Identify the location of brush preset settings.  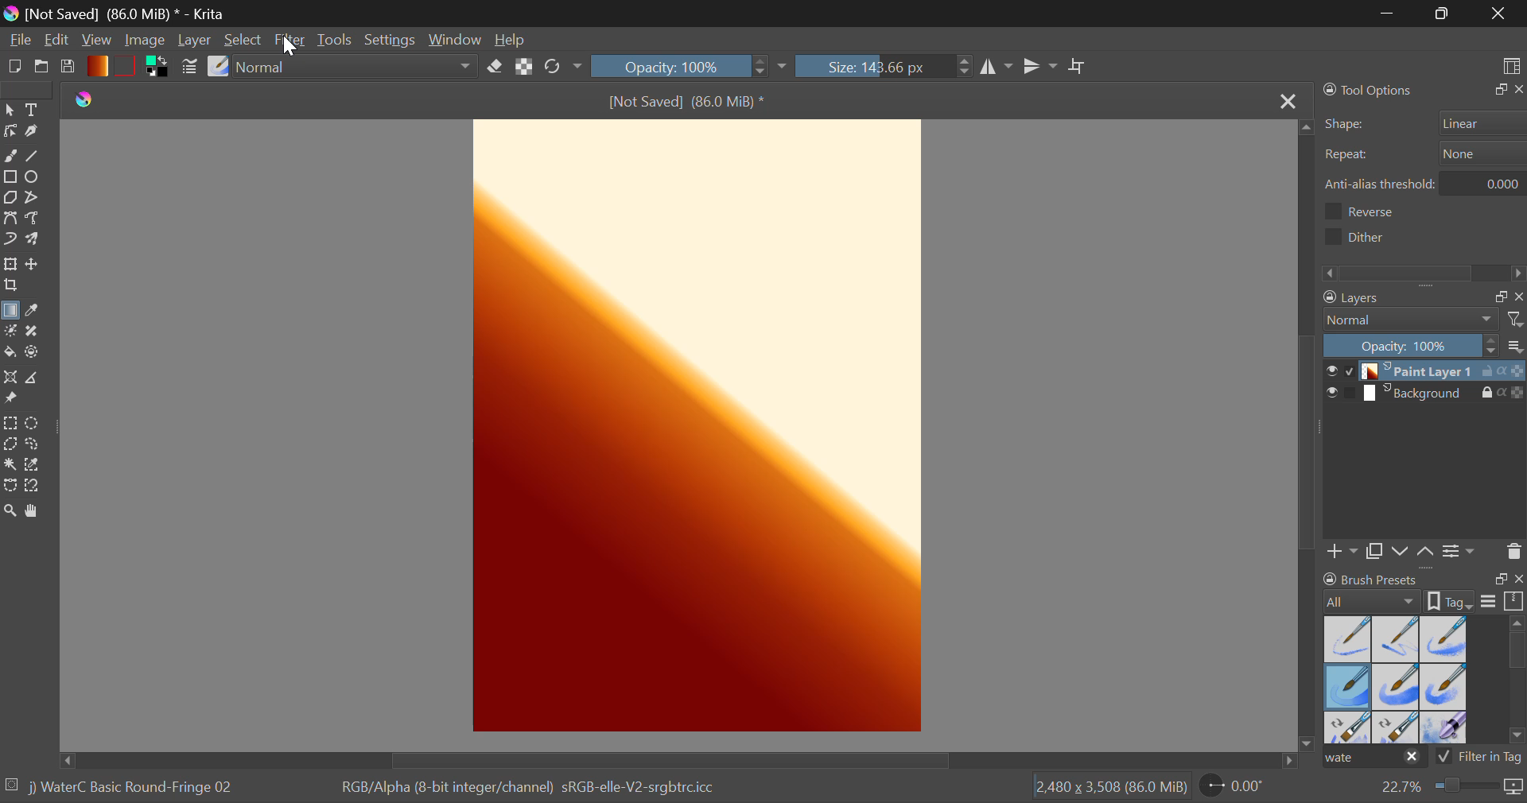
(1374, 600).